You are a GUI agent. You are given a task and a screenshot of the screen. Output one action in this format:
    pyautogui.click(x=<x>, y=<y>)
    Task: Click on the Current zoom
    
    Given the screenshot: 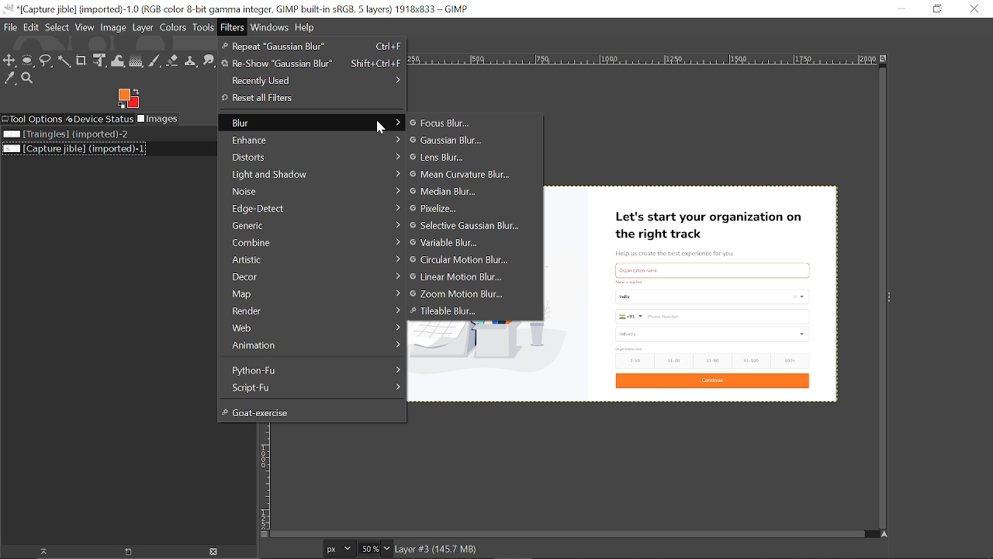 What is the action you would take?
    pyautogui.click(x=388, y=550)
    